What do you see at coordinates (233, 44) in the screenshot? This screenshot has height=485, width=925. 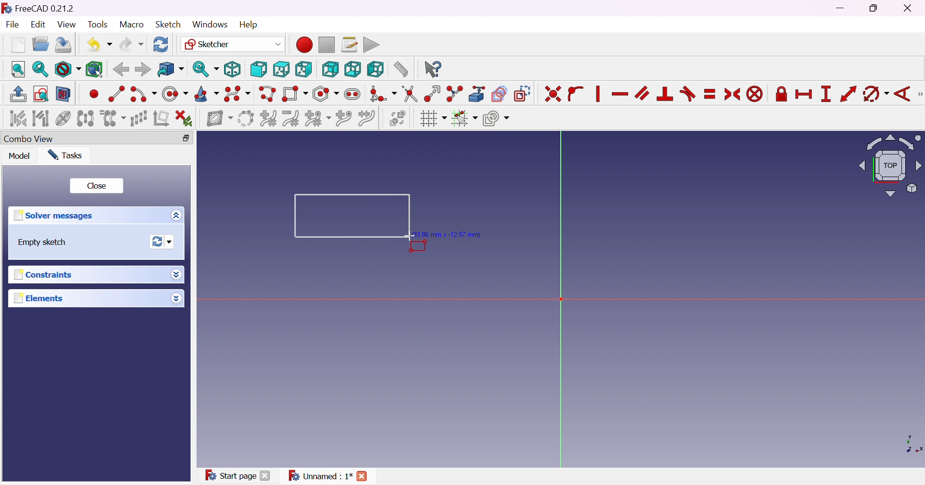 I see `Sketcher` at bounding box center [233, 44].